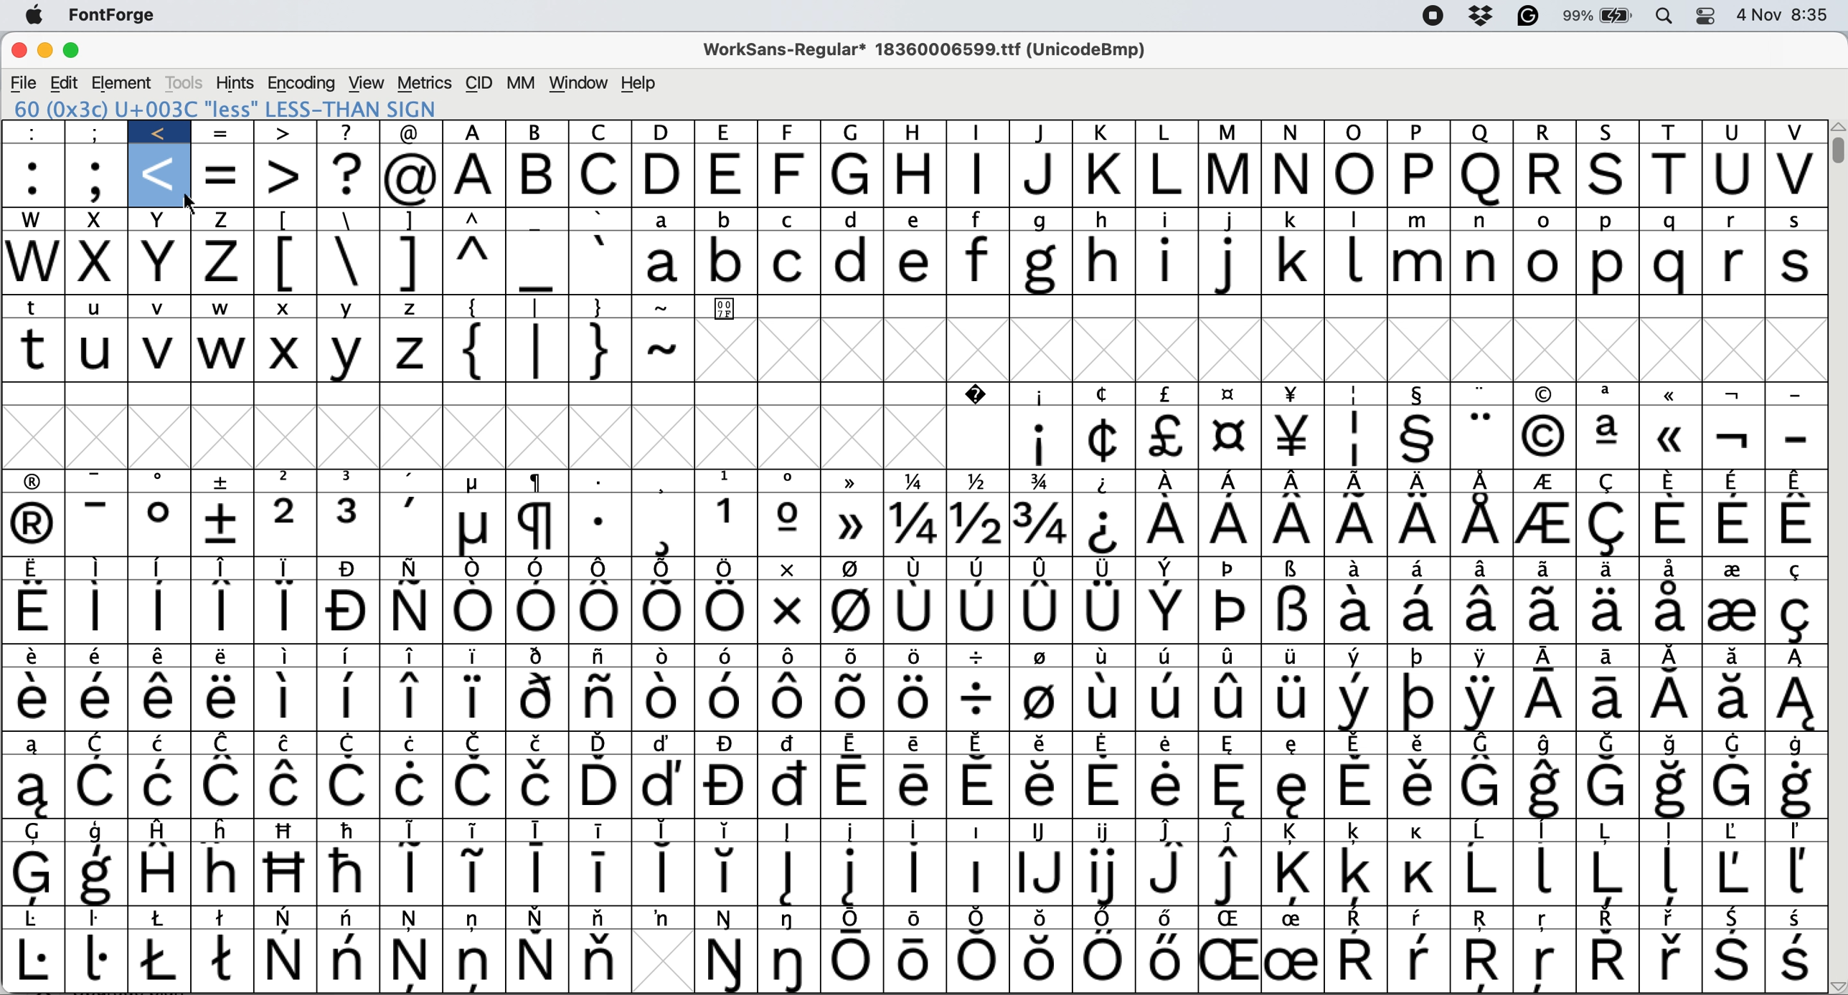 The width and height of the screenshot is (1848, 995). I want to click on Symbol, so click(1484, 963).